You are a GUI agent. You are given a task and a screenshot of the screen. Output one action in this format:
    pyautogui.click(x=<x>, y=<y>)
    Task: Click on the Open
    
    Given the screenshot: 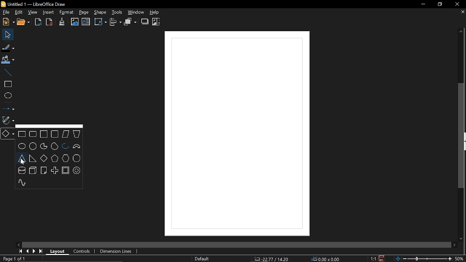 What is the action you would take?
    pyautogui.click(x=25, y=23)
    